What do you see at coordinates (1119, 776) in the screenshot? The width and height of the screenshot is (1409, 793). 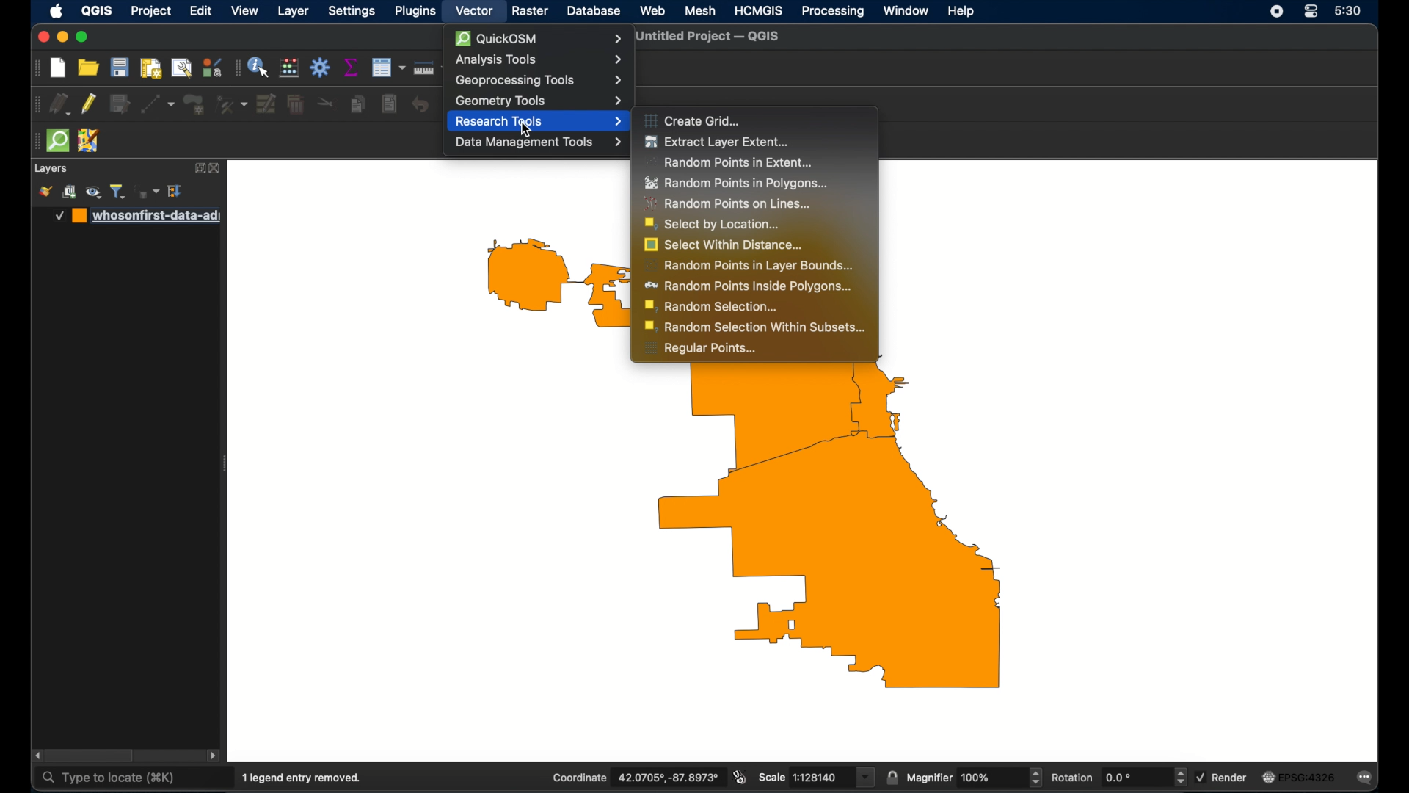 I see `rotation` at bounding box center [1119, 776].